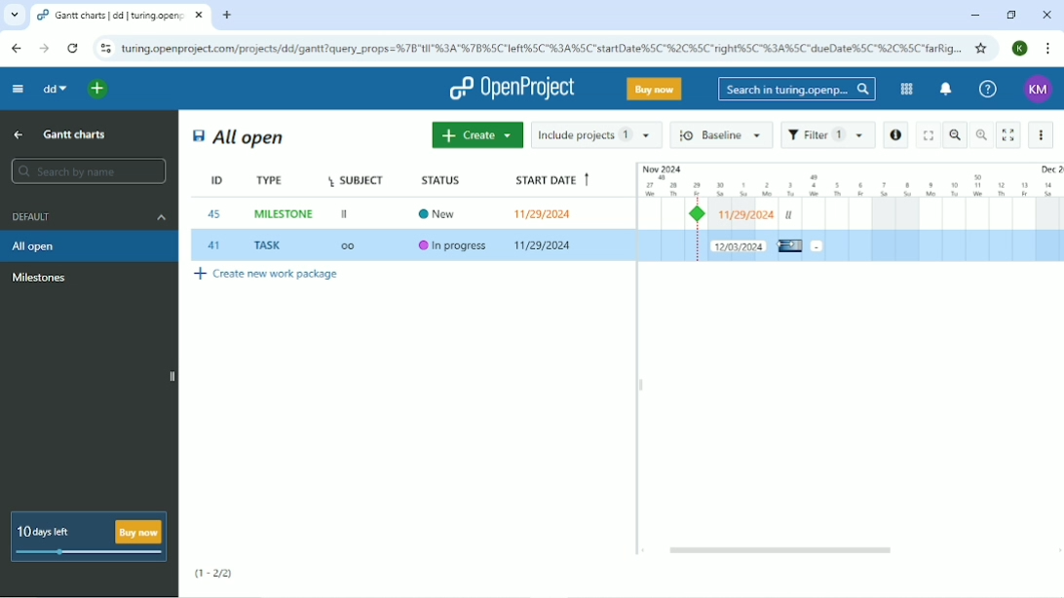 The image size is (1064, 598). I want to click on Up, so click(18, 136).